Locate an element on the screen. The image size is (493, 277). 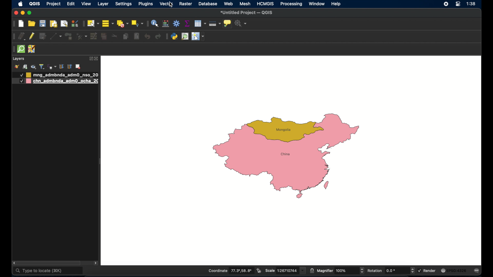
attributes toolbar is located at coordinates (147, 23).